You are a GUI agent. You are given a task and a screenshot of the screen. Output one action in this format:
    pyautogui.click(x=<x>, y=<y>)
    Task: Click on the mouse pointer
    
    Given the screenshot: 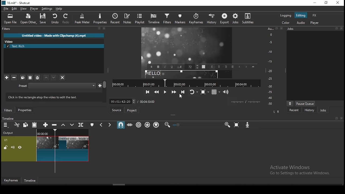 What is the action you would take?
    pyautogui.click(x=181, y=96)
    